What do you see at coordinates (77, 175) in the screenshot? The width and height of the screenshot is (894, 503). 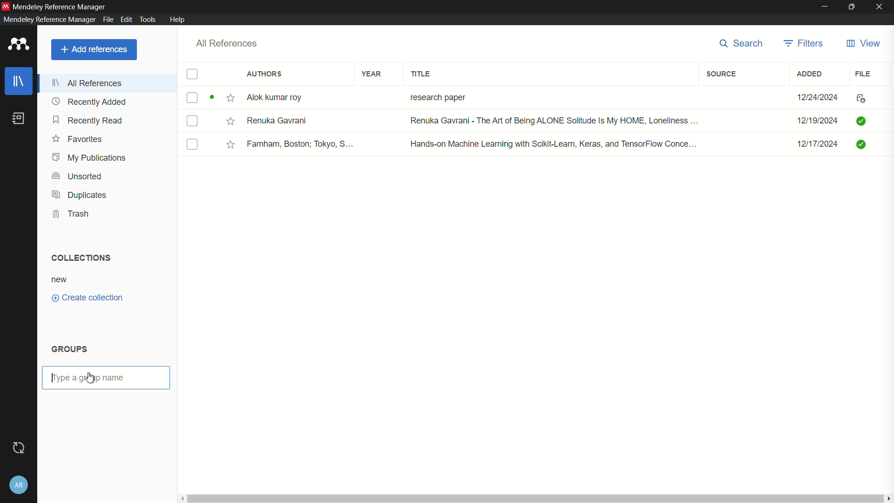 I see `unsorted` at bounding box center [77, 175].